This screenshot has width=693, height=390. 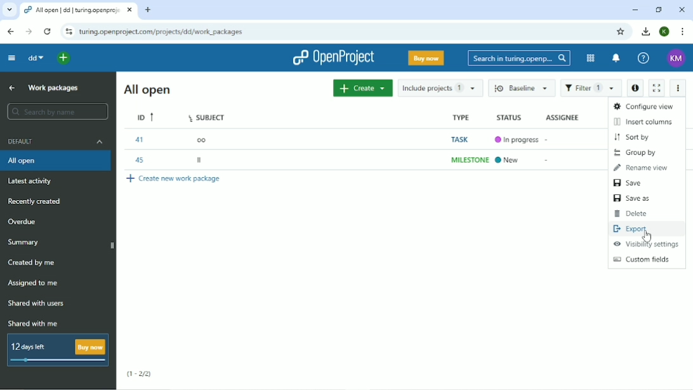 I want to click on K, so click(x=664, y=32).